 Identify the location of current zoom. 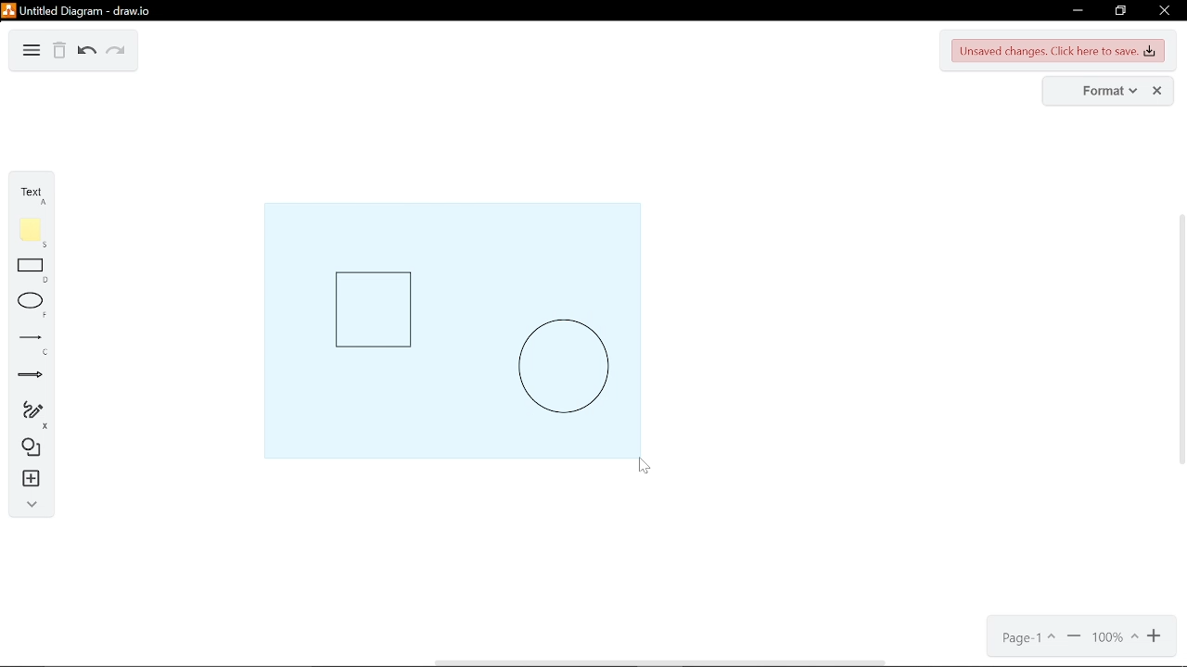
(1115, 639).